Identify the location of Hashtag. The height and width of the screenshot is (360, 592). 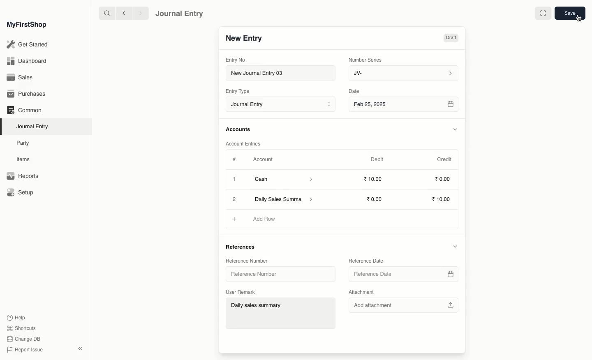
(236, 160).